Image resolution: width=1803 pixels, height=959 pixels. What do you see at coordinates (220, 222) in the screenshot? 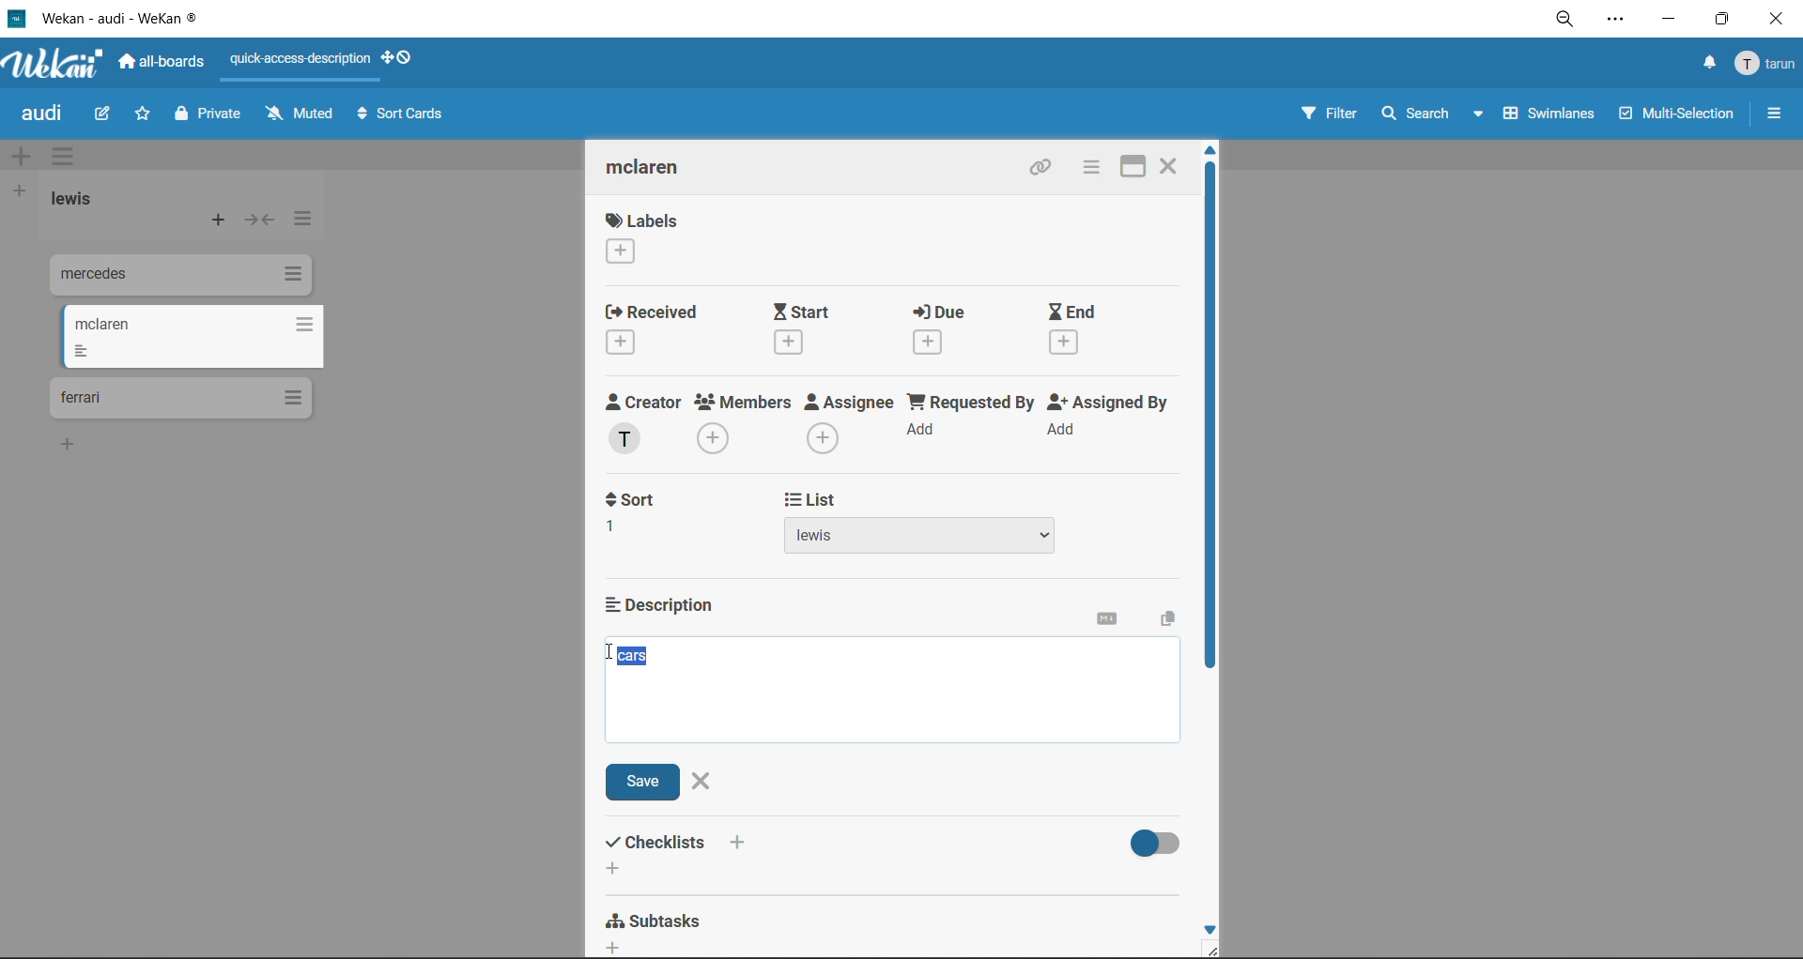
I see `add card` at bounding box center [220, 222].